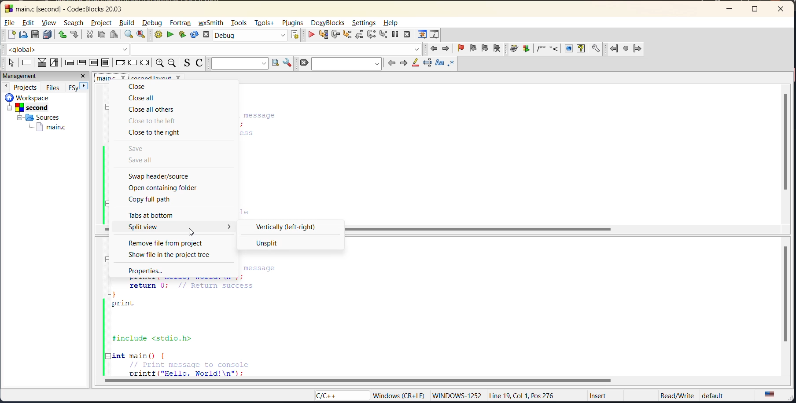  I want to click on remove file from project, so click(170, 243).